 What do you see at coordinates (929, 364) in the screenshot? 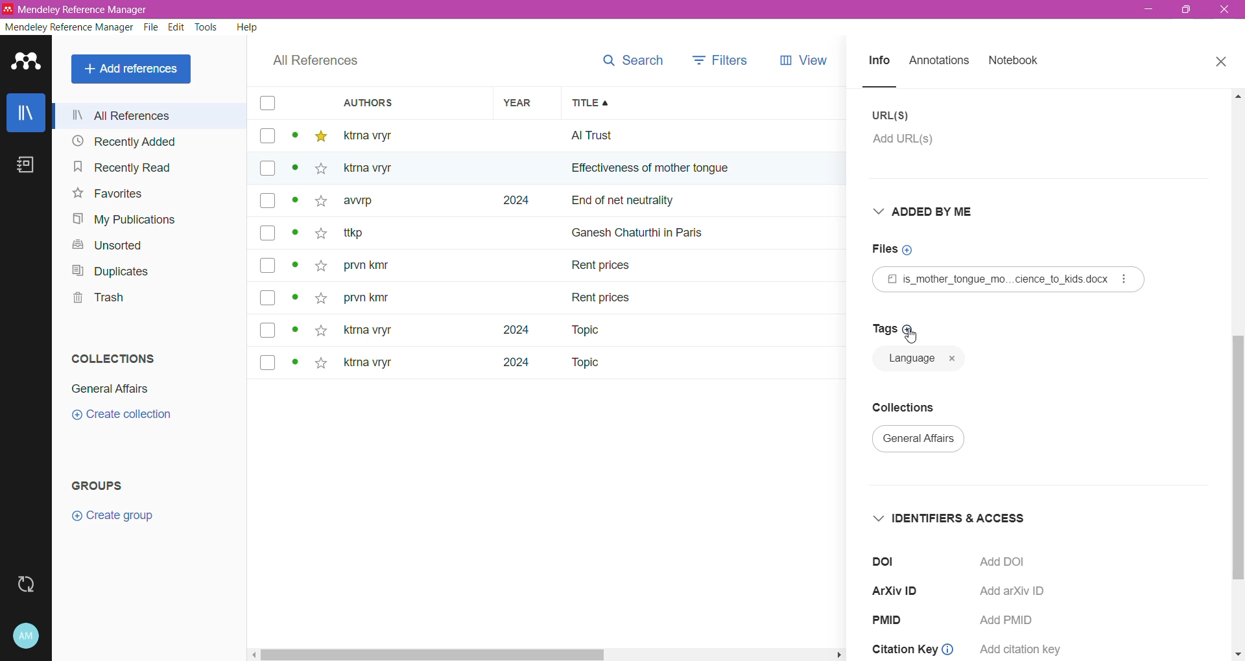
I see `language ` at bounding box center [929, 364].